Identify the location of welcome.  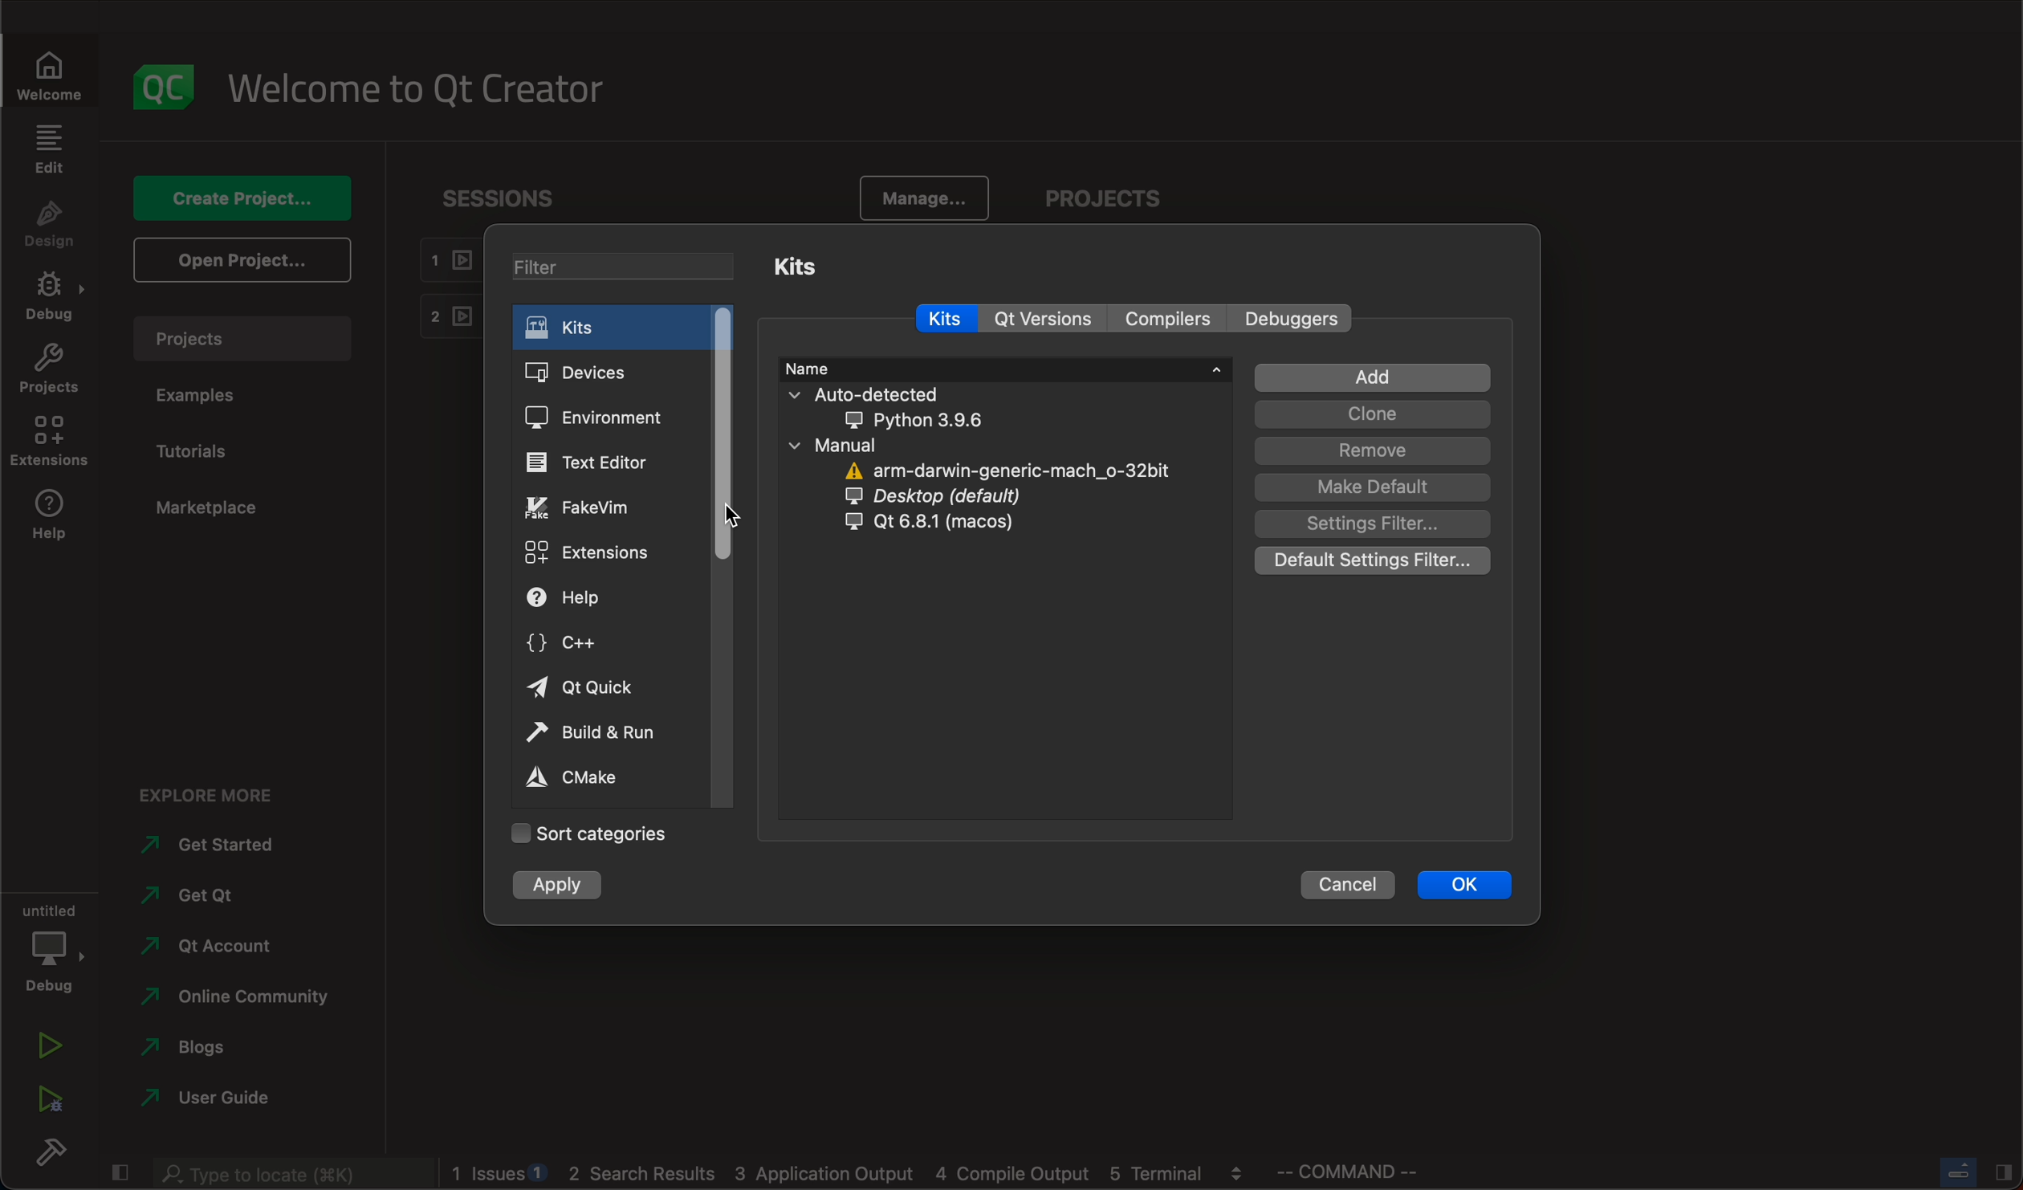
(414, 89).